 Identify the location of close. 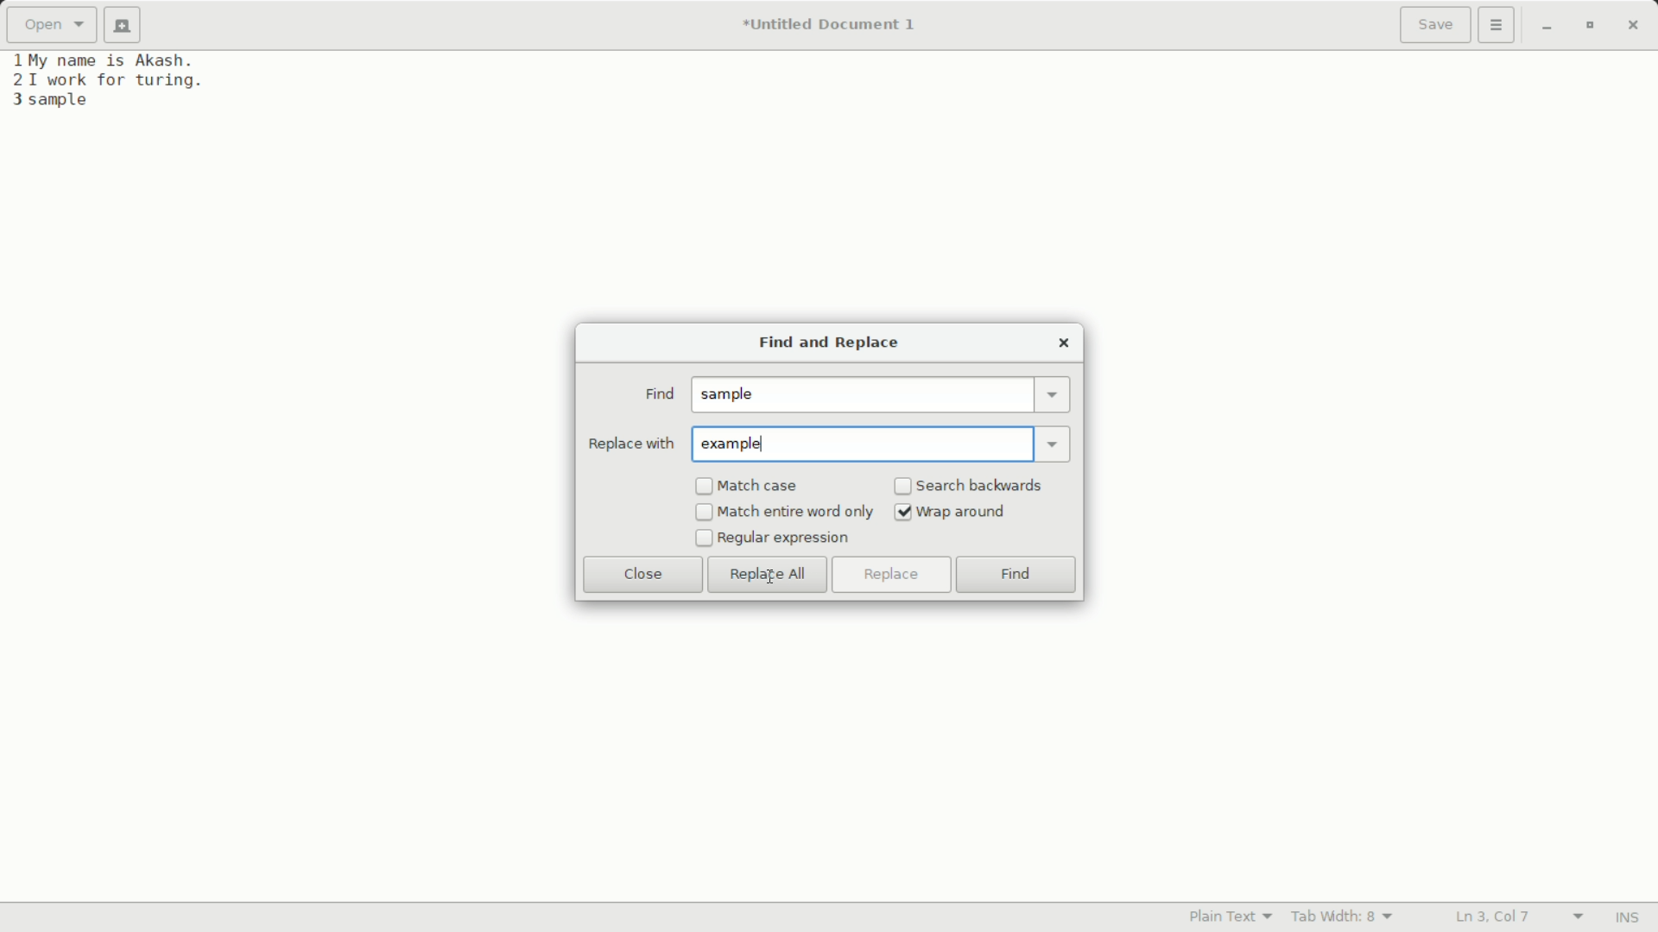
(643, 574).